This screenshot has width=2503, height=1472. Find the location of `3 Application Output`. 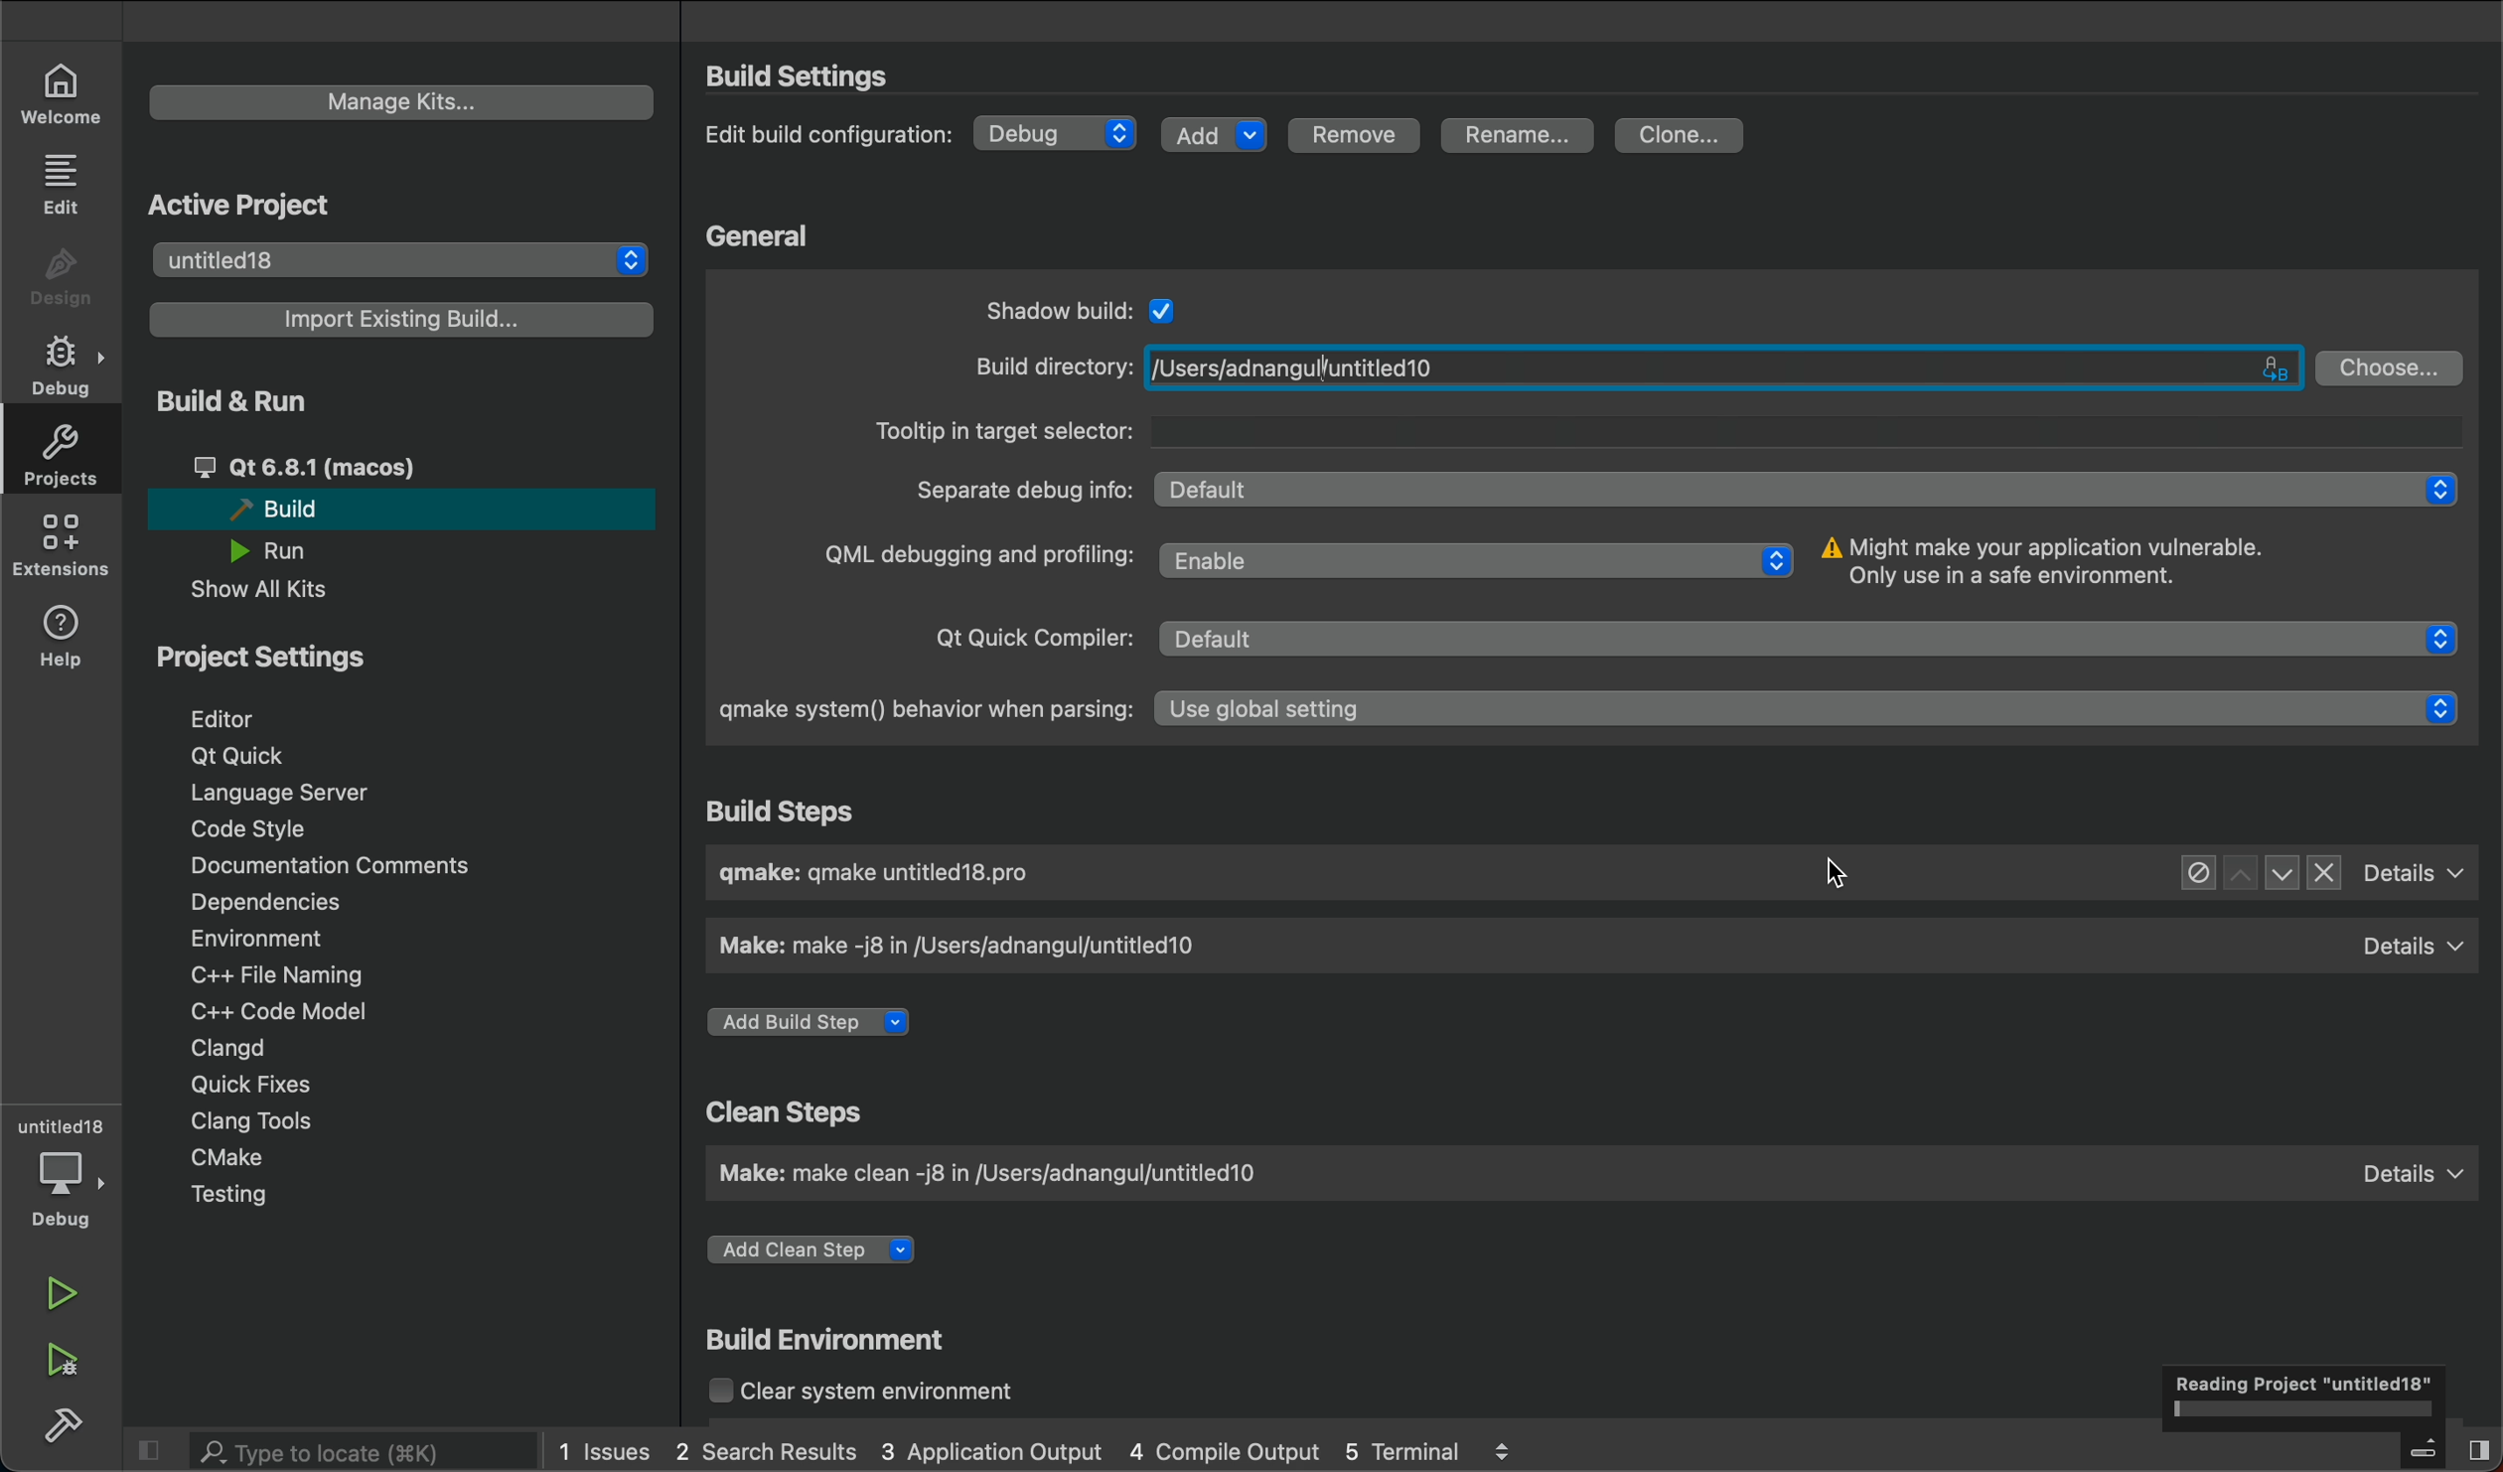

3 Application Output is located at coordinates (993, 1451).